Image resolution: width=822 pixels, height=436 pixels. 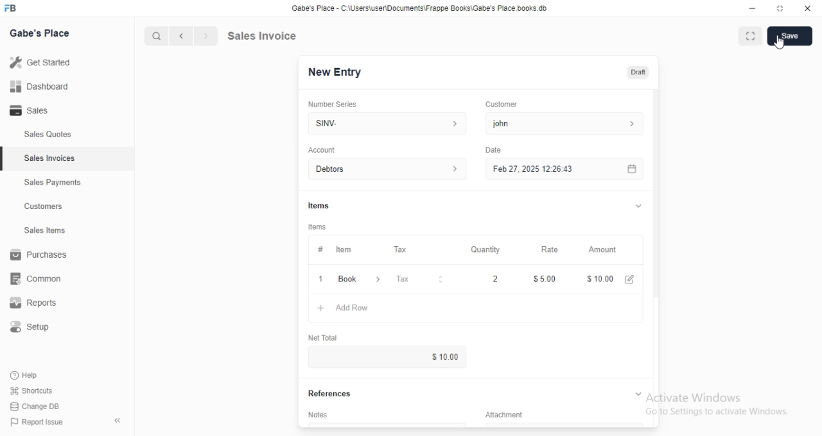 I want to click on References, so click(x=328, y=394).